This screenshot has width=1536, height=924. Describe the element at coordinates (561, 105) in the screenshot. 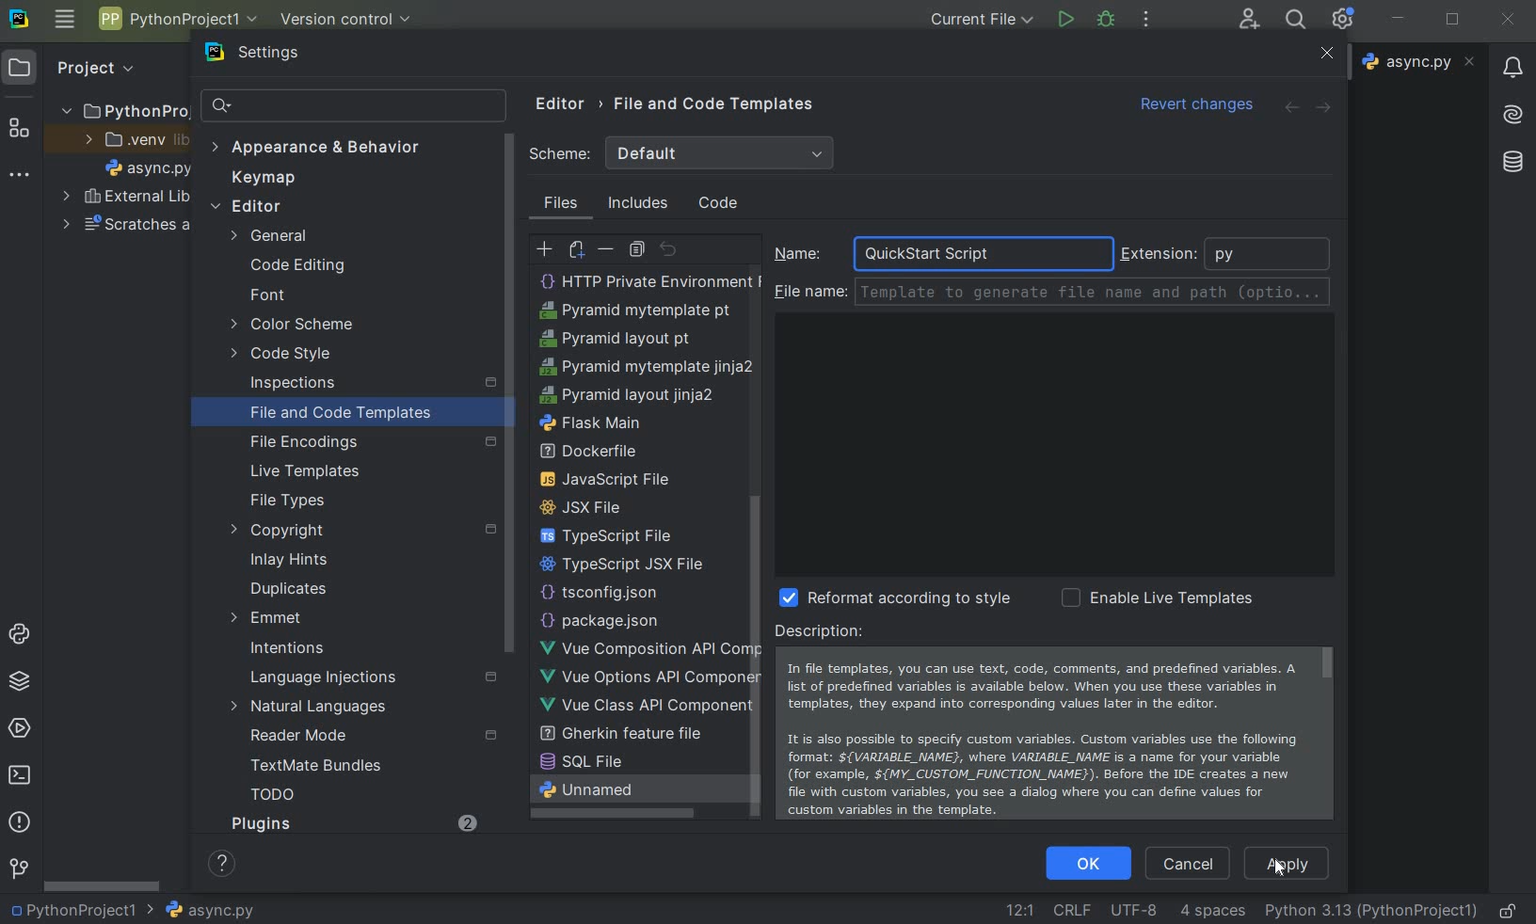

I see `editor` at that location.